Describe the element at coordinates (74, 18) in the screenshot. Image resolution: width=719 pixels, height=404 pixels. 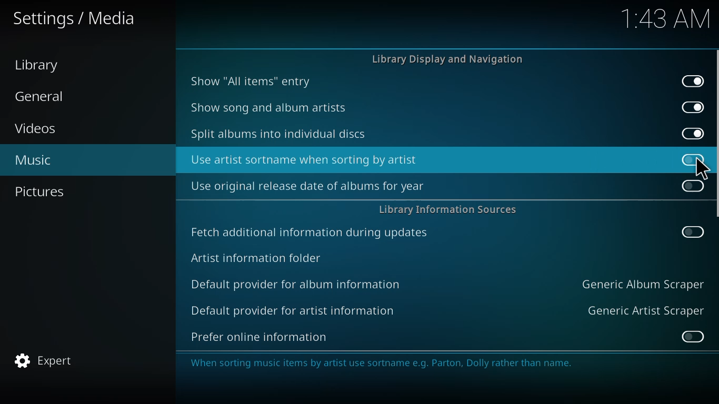
I see `media` at that location.